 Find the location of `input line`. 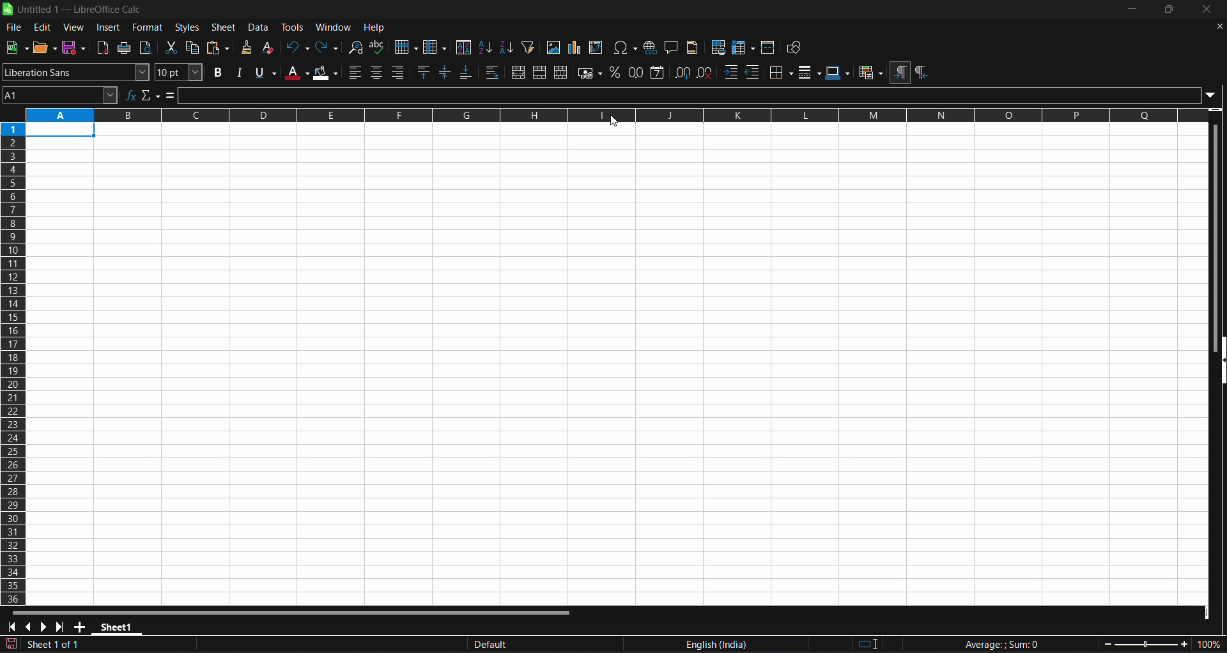

input line is located at coordinates (705, 93).